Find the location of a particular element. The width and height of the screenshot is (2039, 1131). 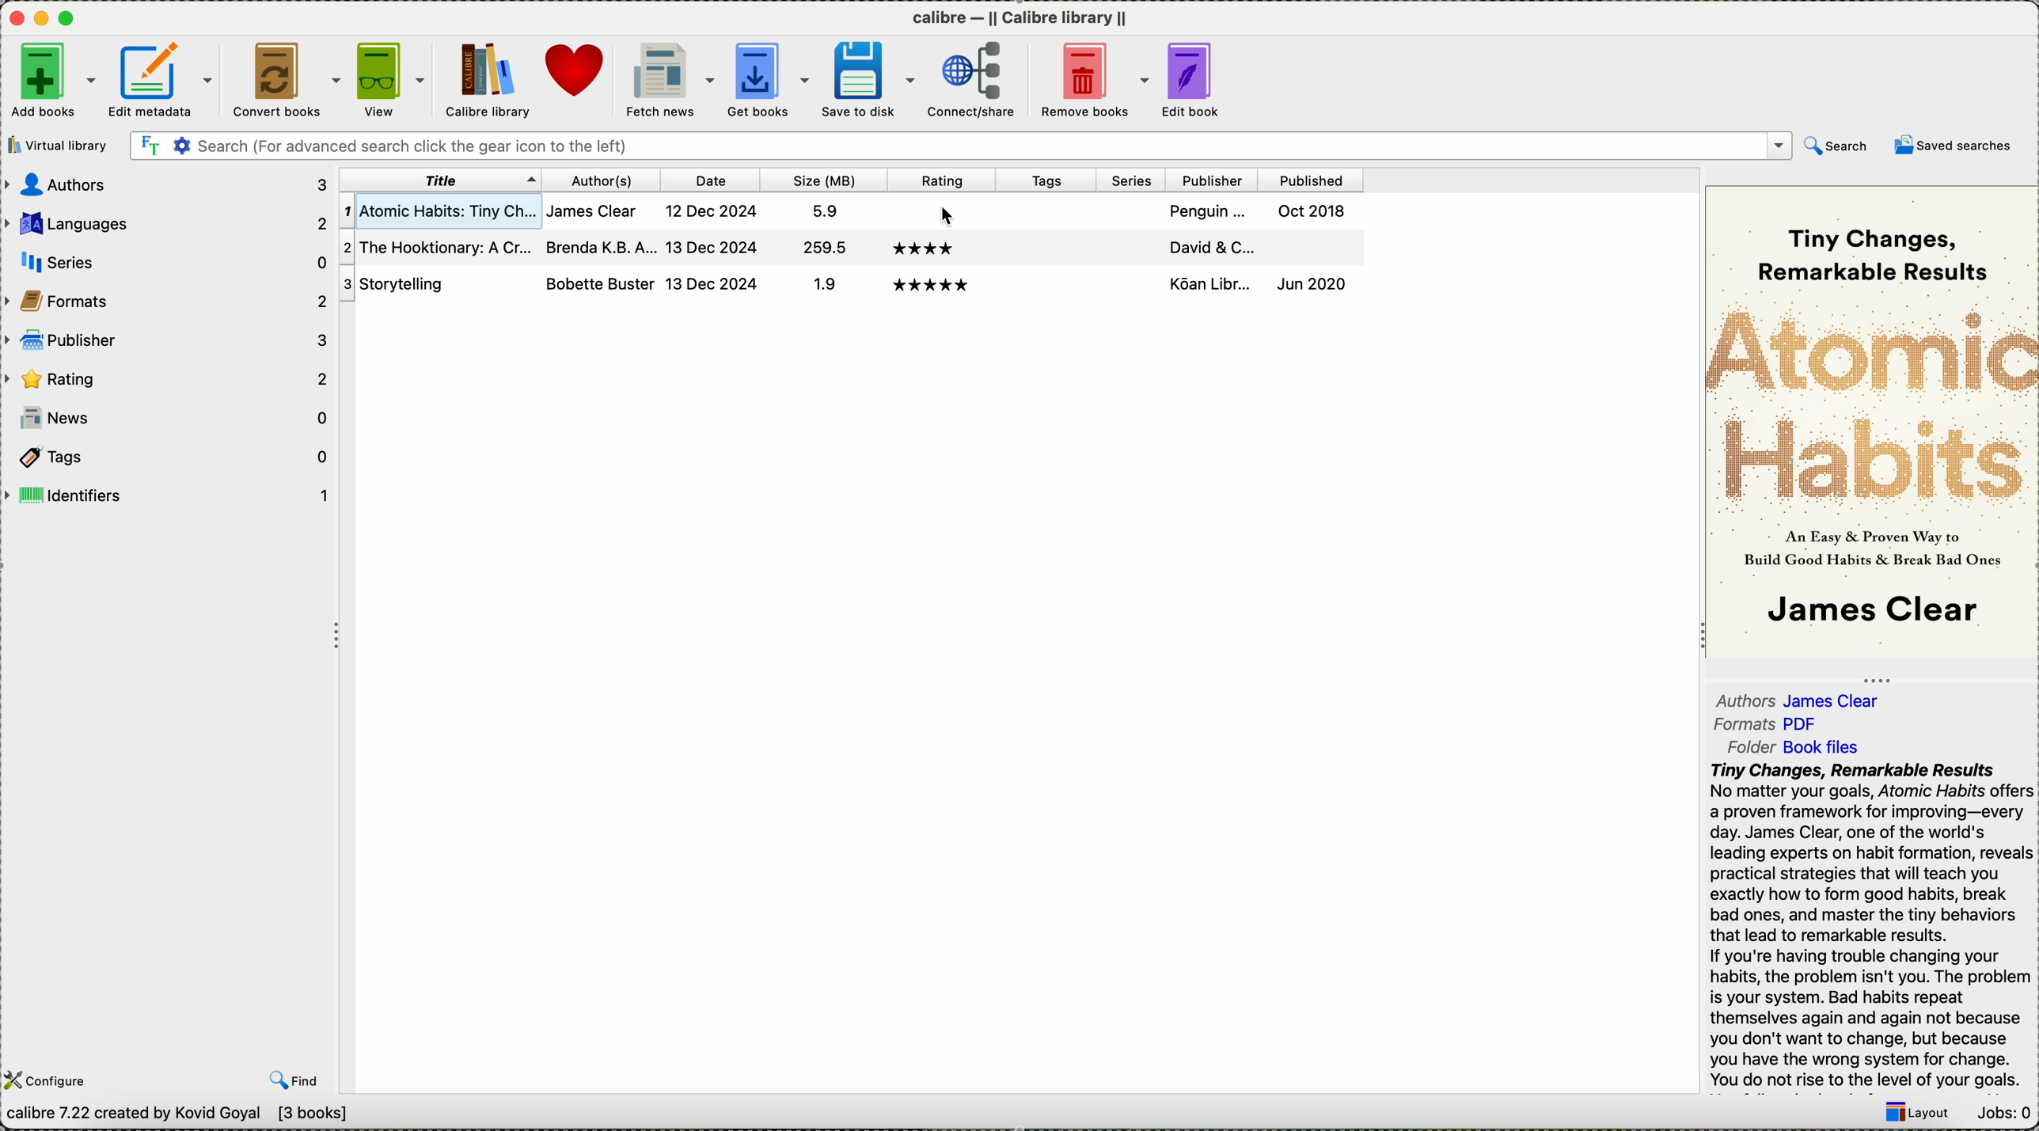

search(for advanced search click the gear icon to the left is located at coordinates (961, 146).